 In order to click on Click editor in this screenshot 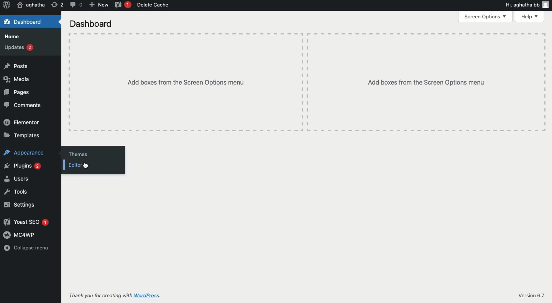, I will do `click(83, 166)`.